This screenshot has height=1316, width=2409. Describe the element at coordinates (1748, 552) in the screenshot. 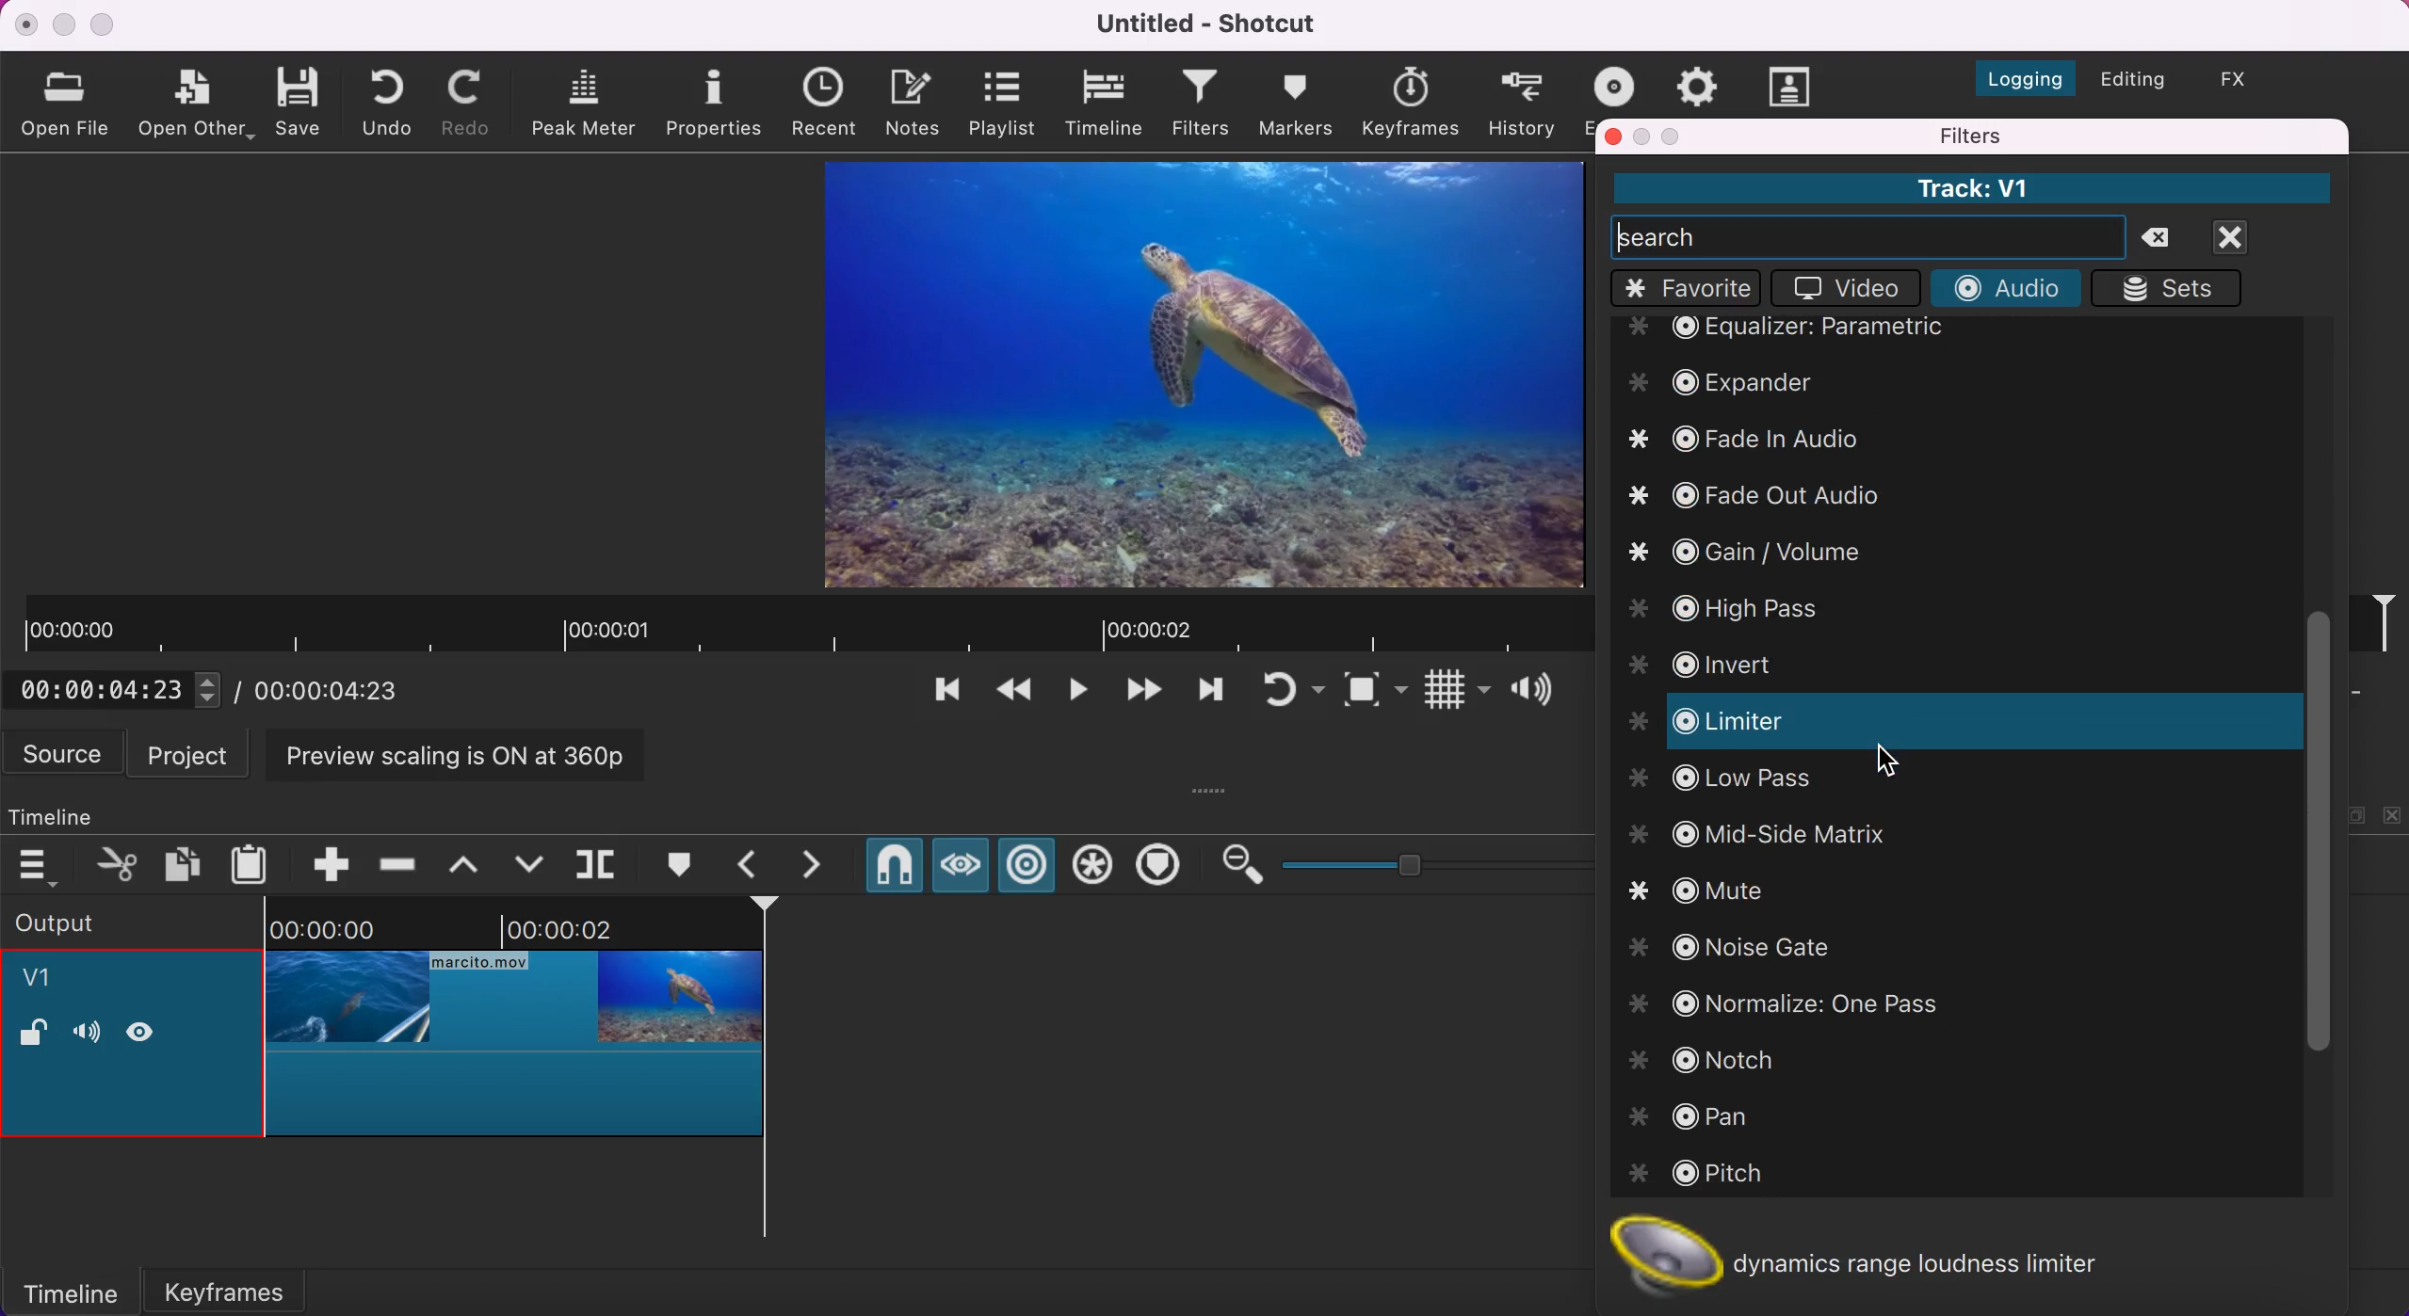

I see `gain/volume` at that location.